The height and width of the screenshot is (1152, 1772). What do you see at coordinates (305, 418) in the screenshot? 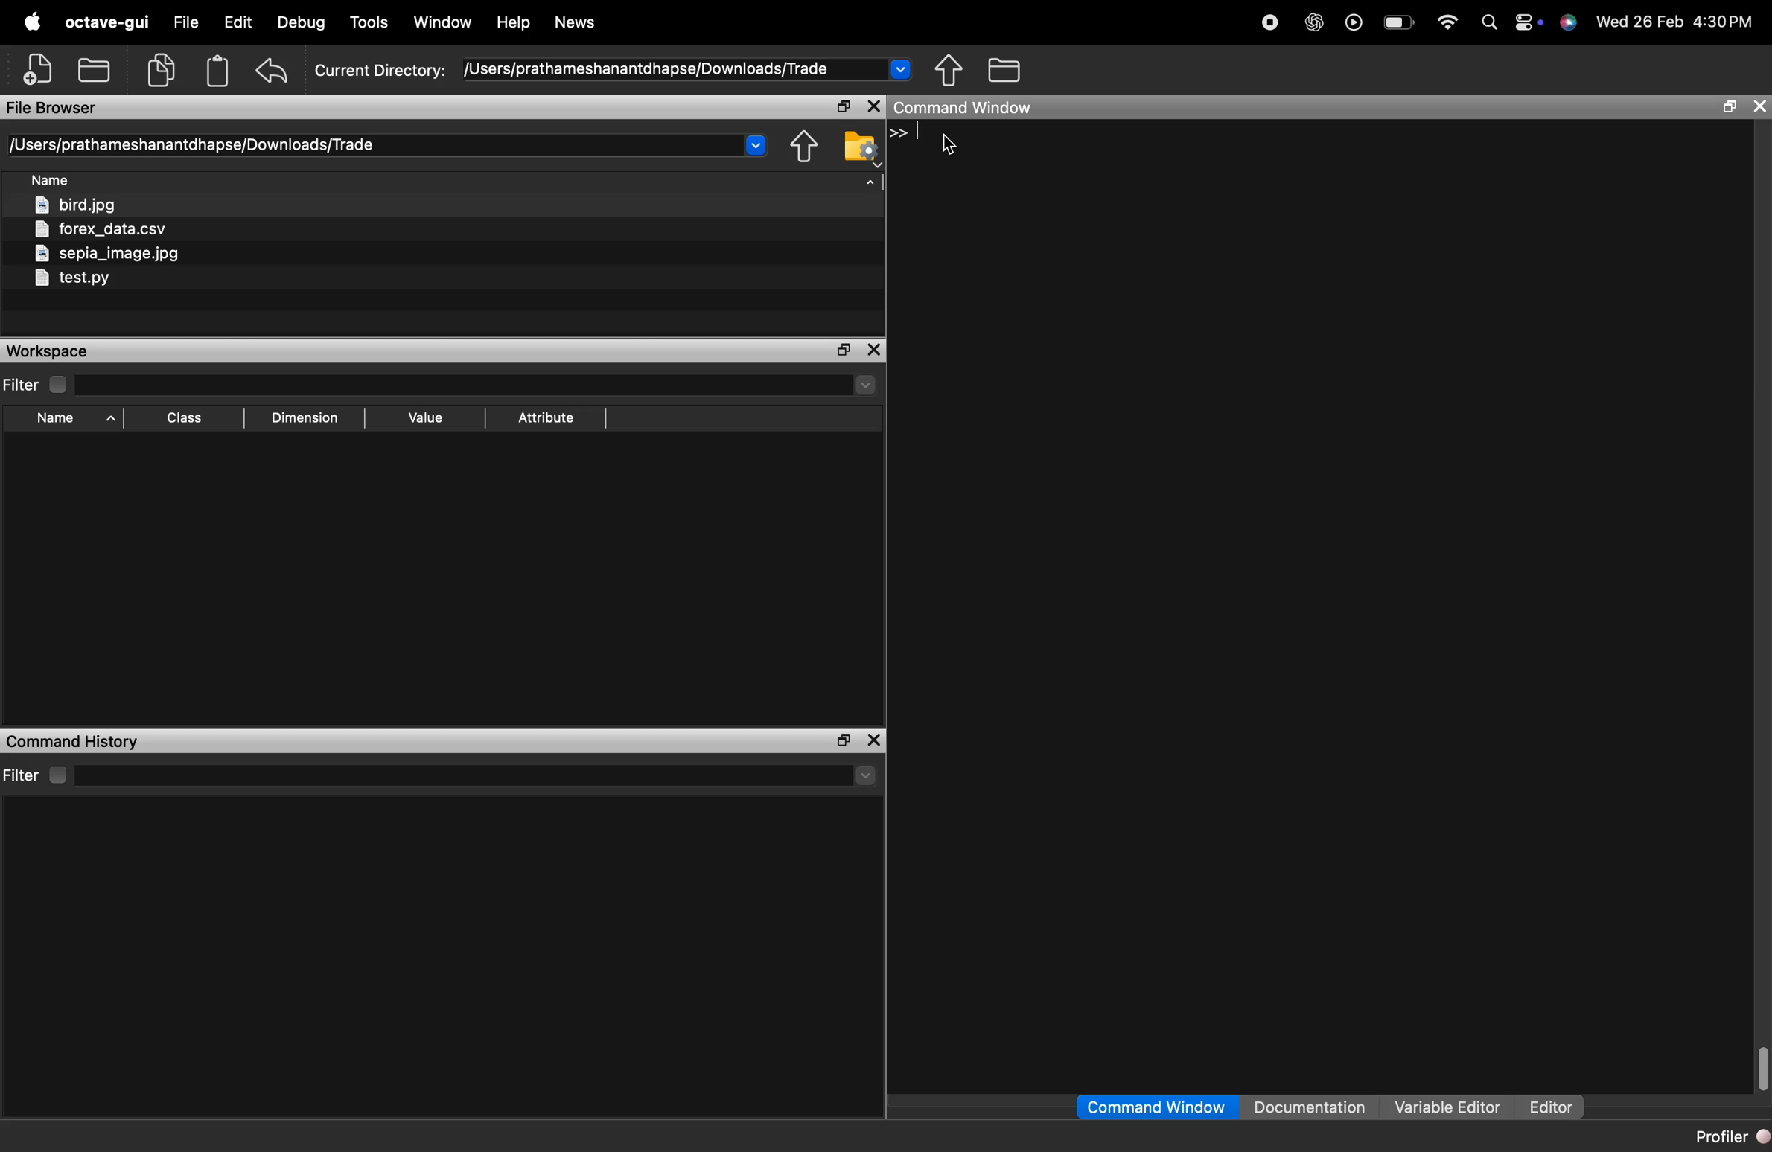
I see `Dimension` at bounding box center [305, 418].